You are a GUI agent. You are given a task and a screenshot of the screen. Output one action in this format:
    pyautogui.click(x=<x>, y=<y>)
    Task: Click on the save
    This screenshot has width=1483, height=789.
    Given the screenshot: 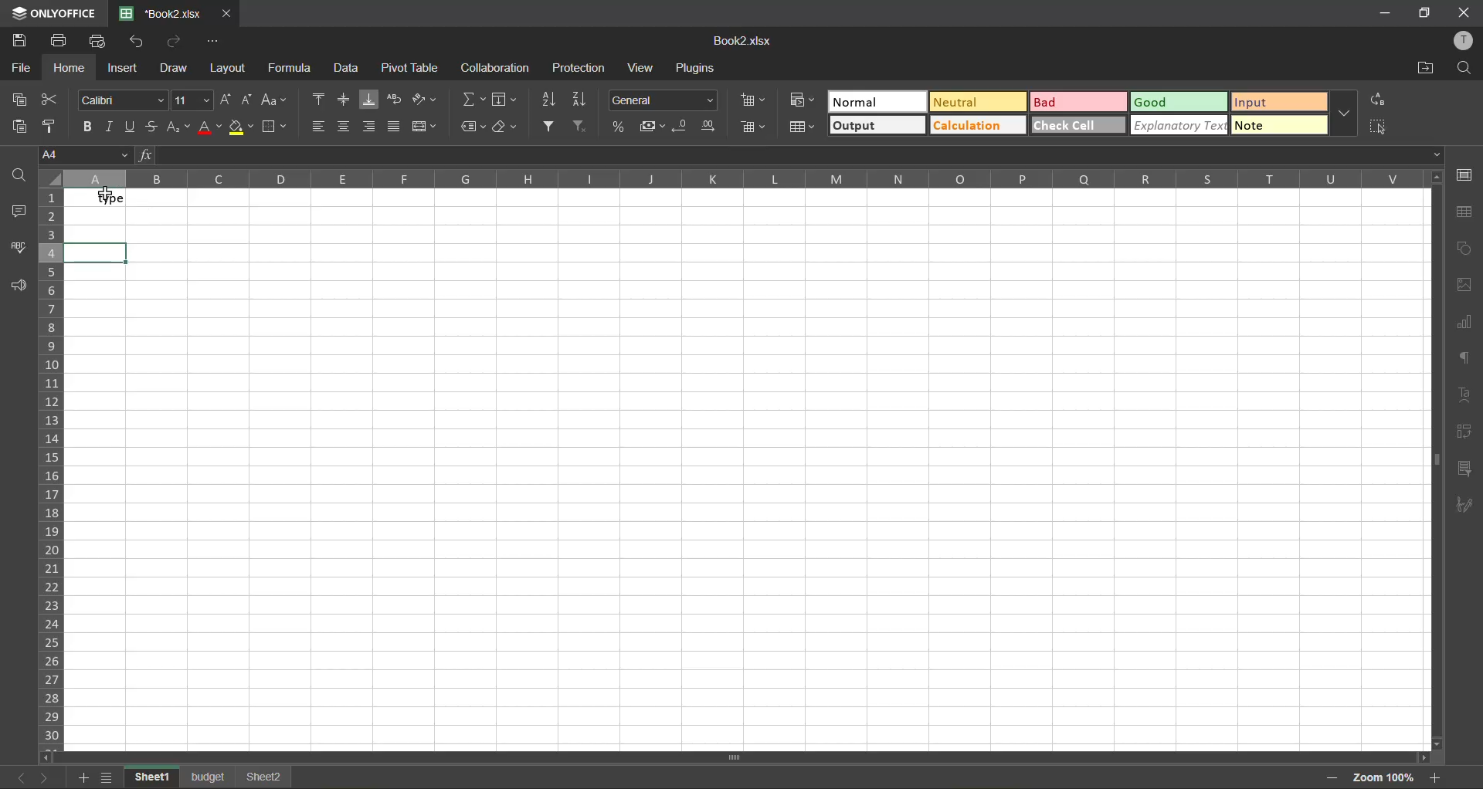 What is the action you would take?
    pyautogui.click(x=19, y=39)
    